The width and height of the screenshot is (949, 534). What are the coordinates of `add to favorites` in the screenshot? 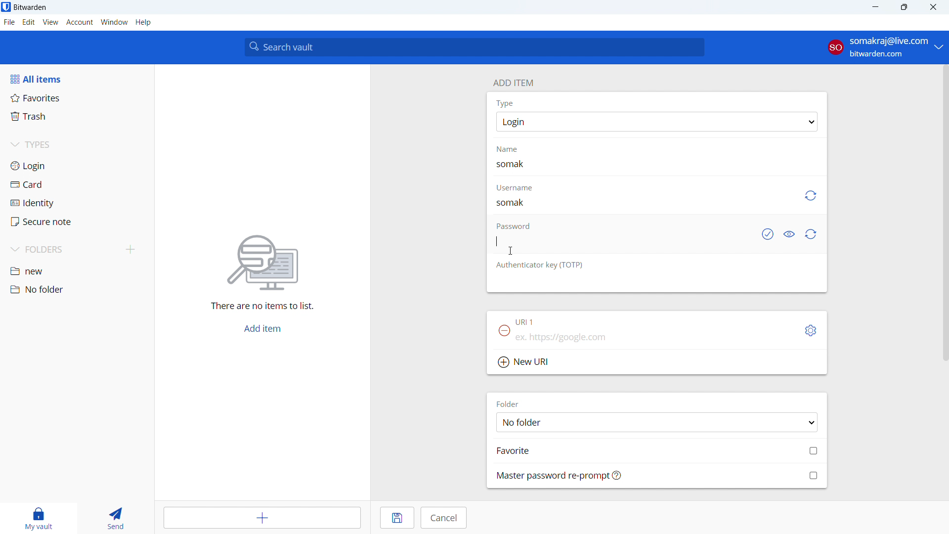 It's located at (657, 450).